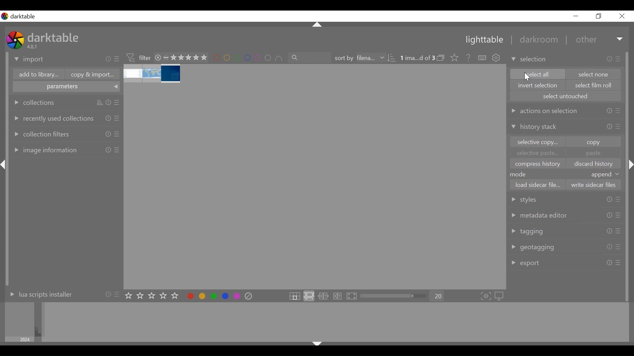 This screenshot has height=356, width=634. I want to click on show global preferences, so click(497, 58).